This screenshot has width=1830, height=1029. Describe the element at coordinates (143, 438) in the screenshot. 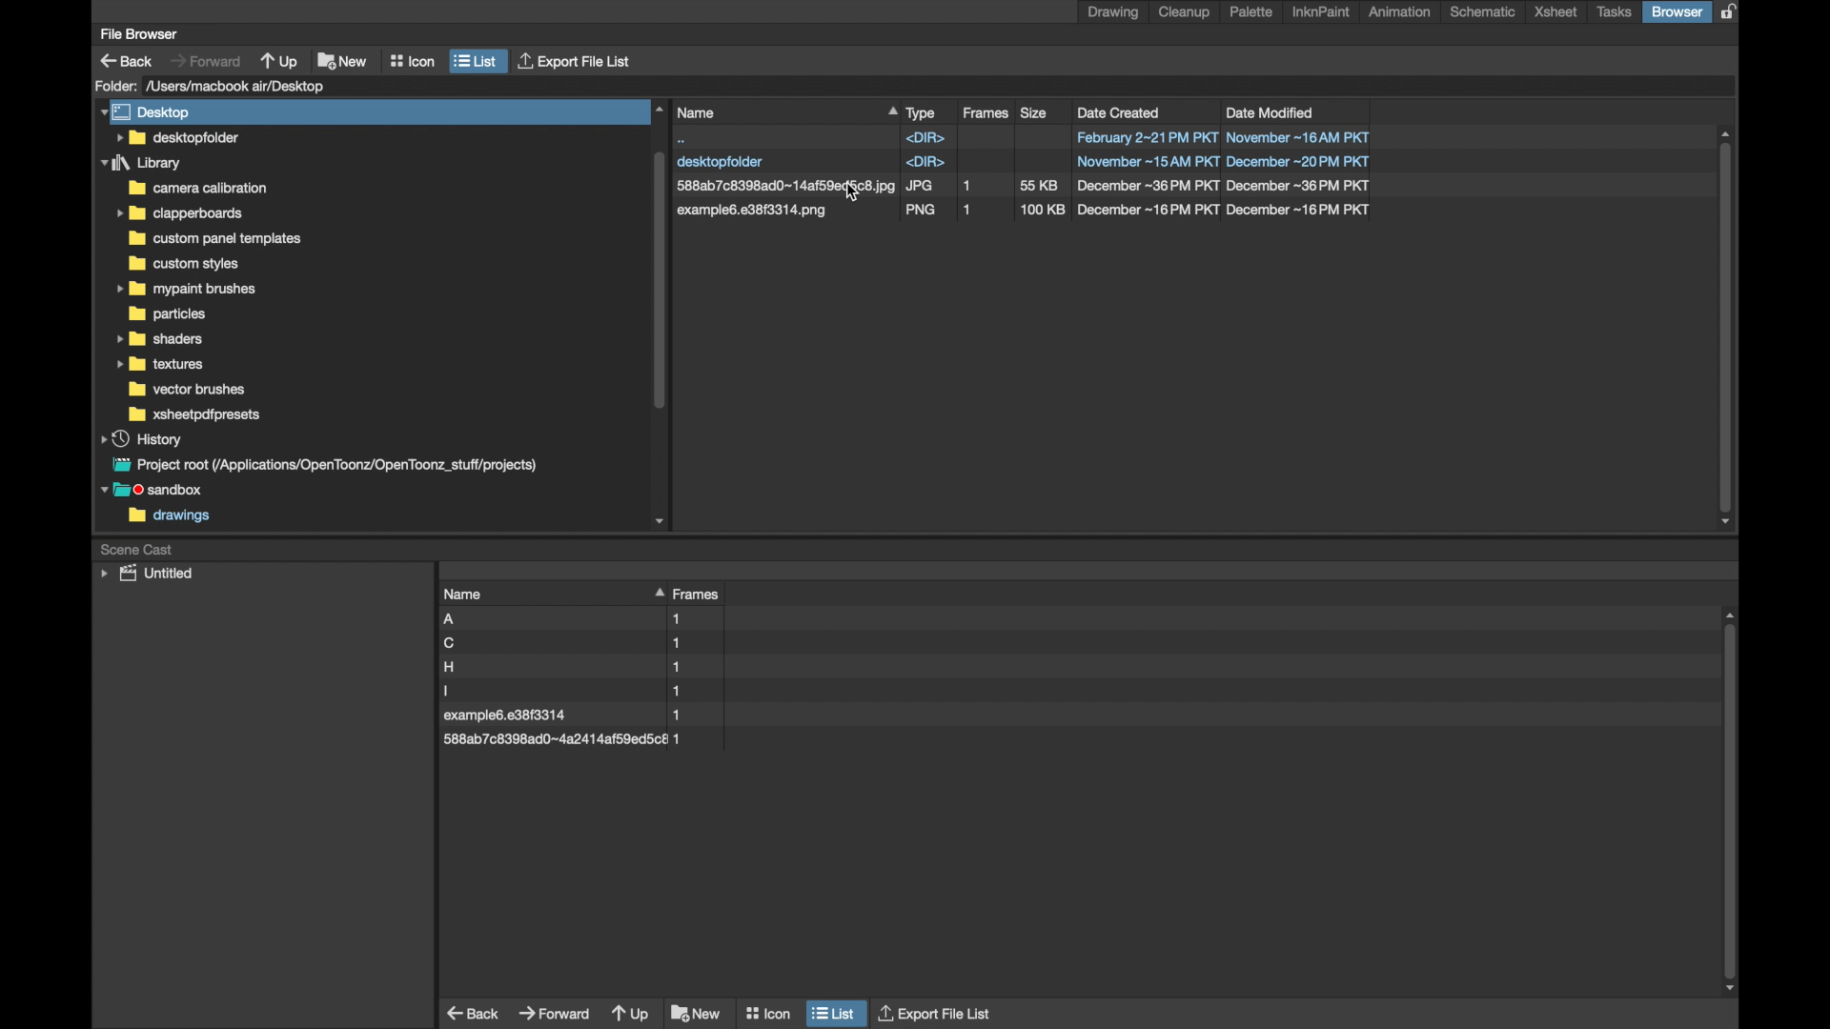

I see `history` at that location.